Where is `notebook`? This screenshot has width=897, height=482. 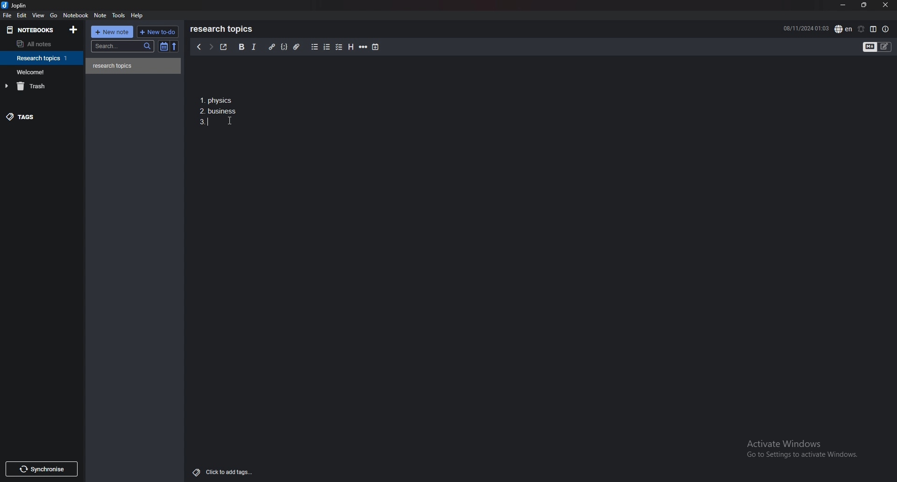 notebook is located at coordinates (43, 58).